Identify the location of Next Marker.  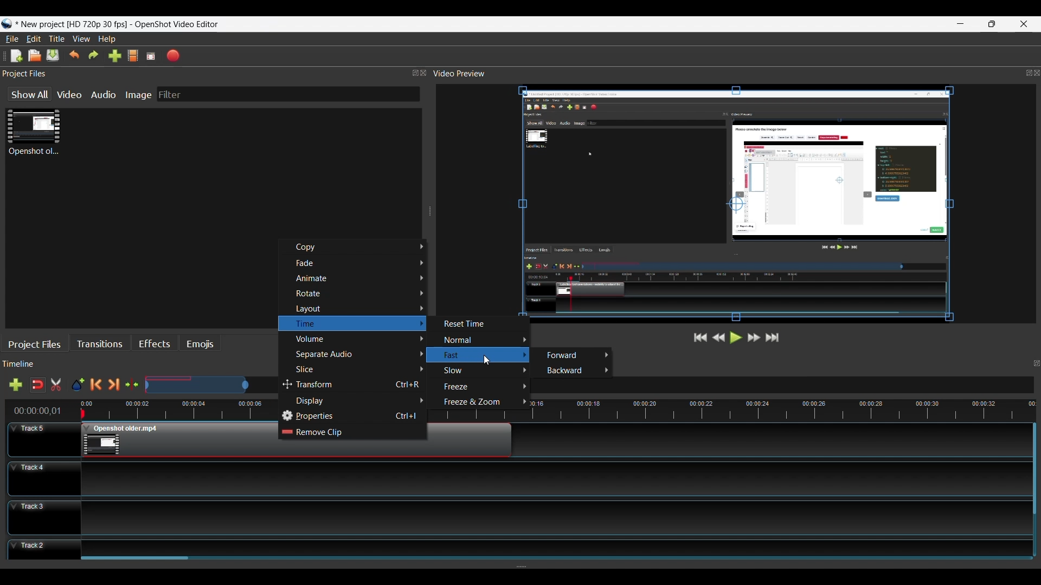
(113, 385).